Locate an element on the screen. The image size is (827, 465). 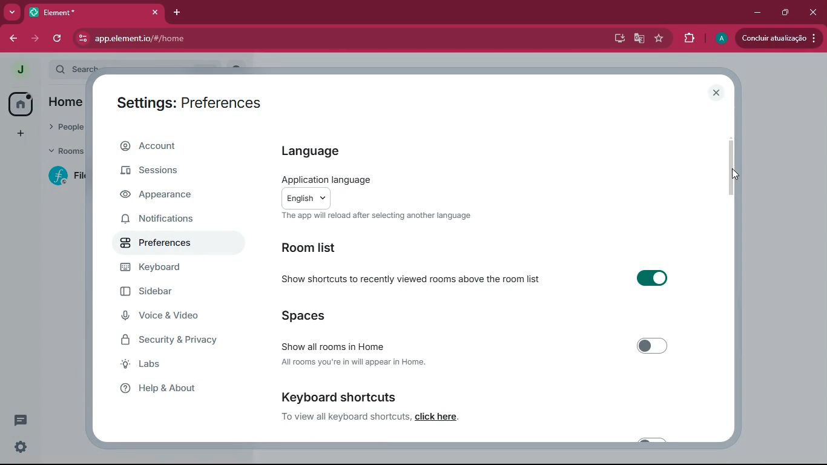
tab is located at coordinates (79, 12).